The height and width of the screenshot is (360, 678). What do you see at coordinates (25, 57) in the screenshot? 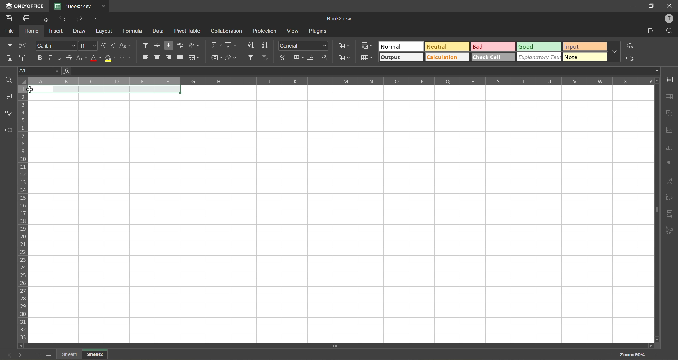
I see `copy style` at bounding box center [25, 57].